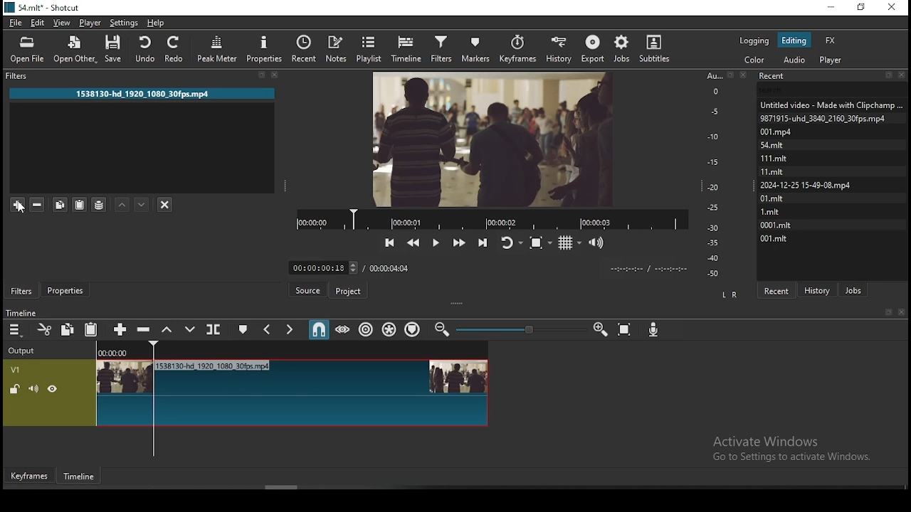  What do you see at coordinates (488, 140) in the screenshot?
I see `video preview` at bounding box center [488, 140].